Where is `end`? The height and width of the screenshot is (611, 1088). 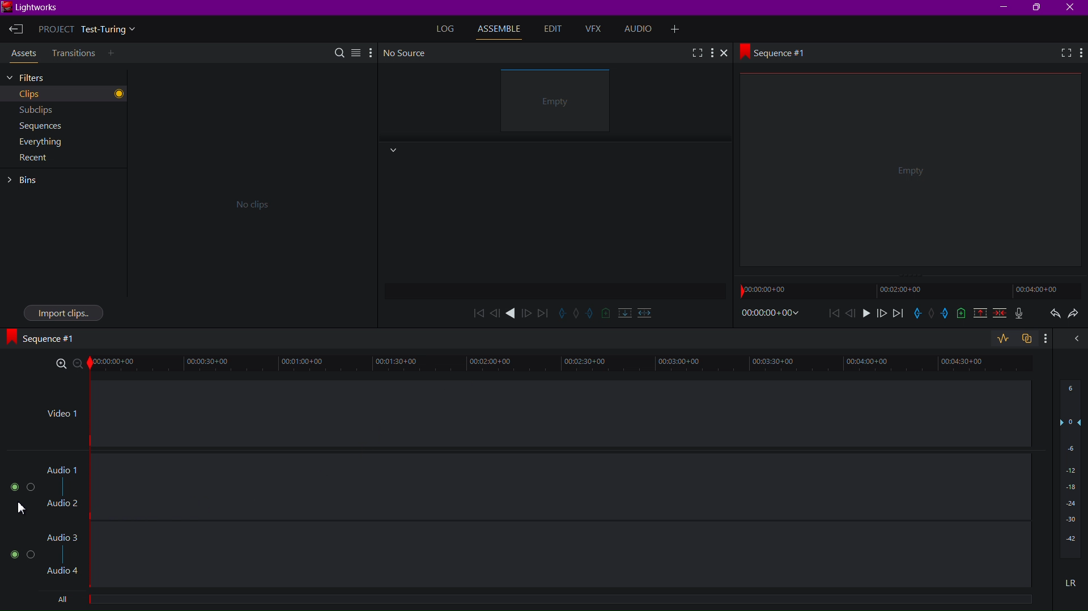 end is located at coordinates (898, 315).